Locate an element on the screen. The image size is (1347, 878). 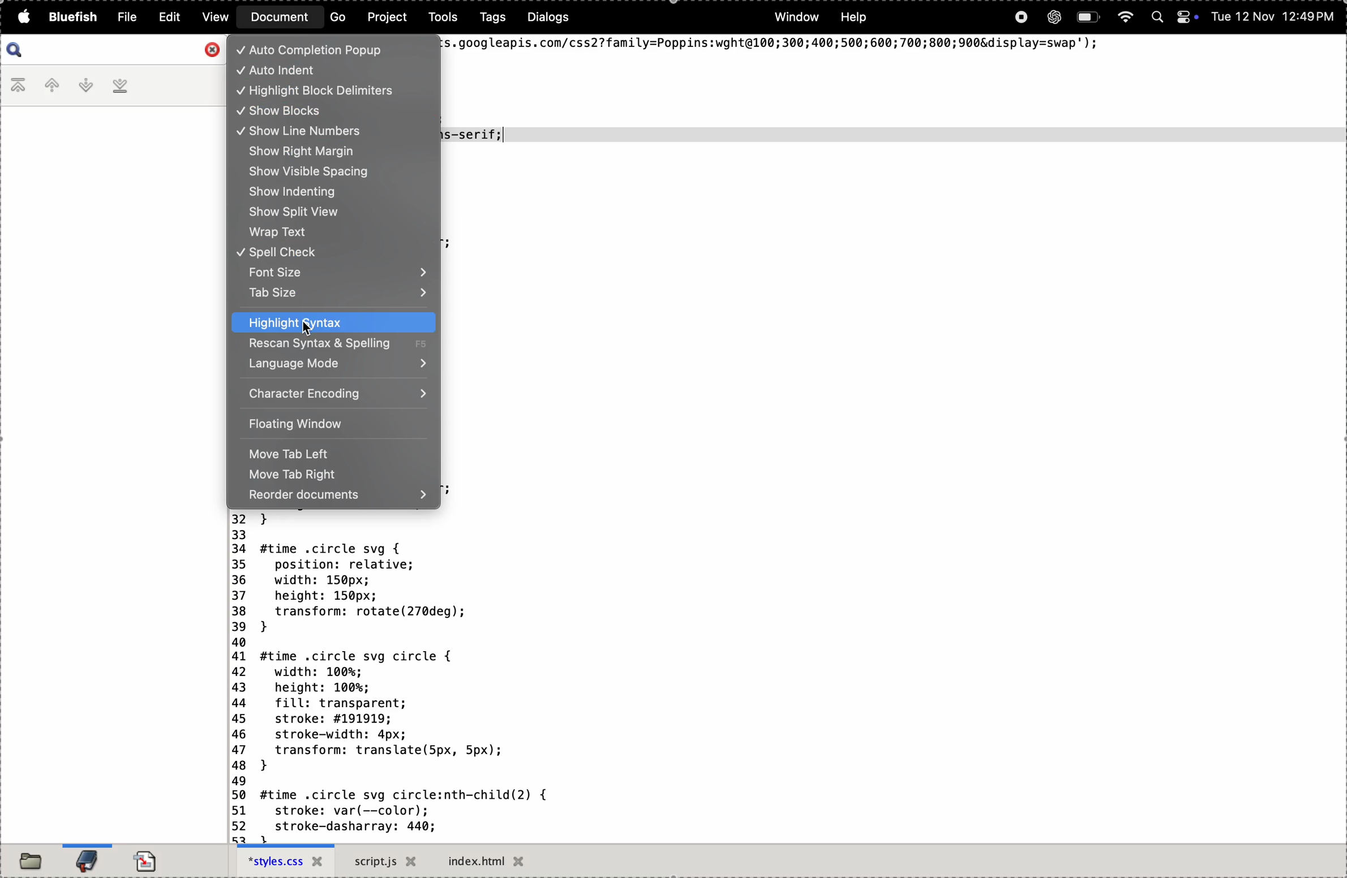
view is located at coordinates (217, 16).